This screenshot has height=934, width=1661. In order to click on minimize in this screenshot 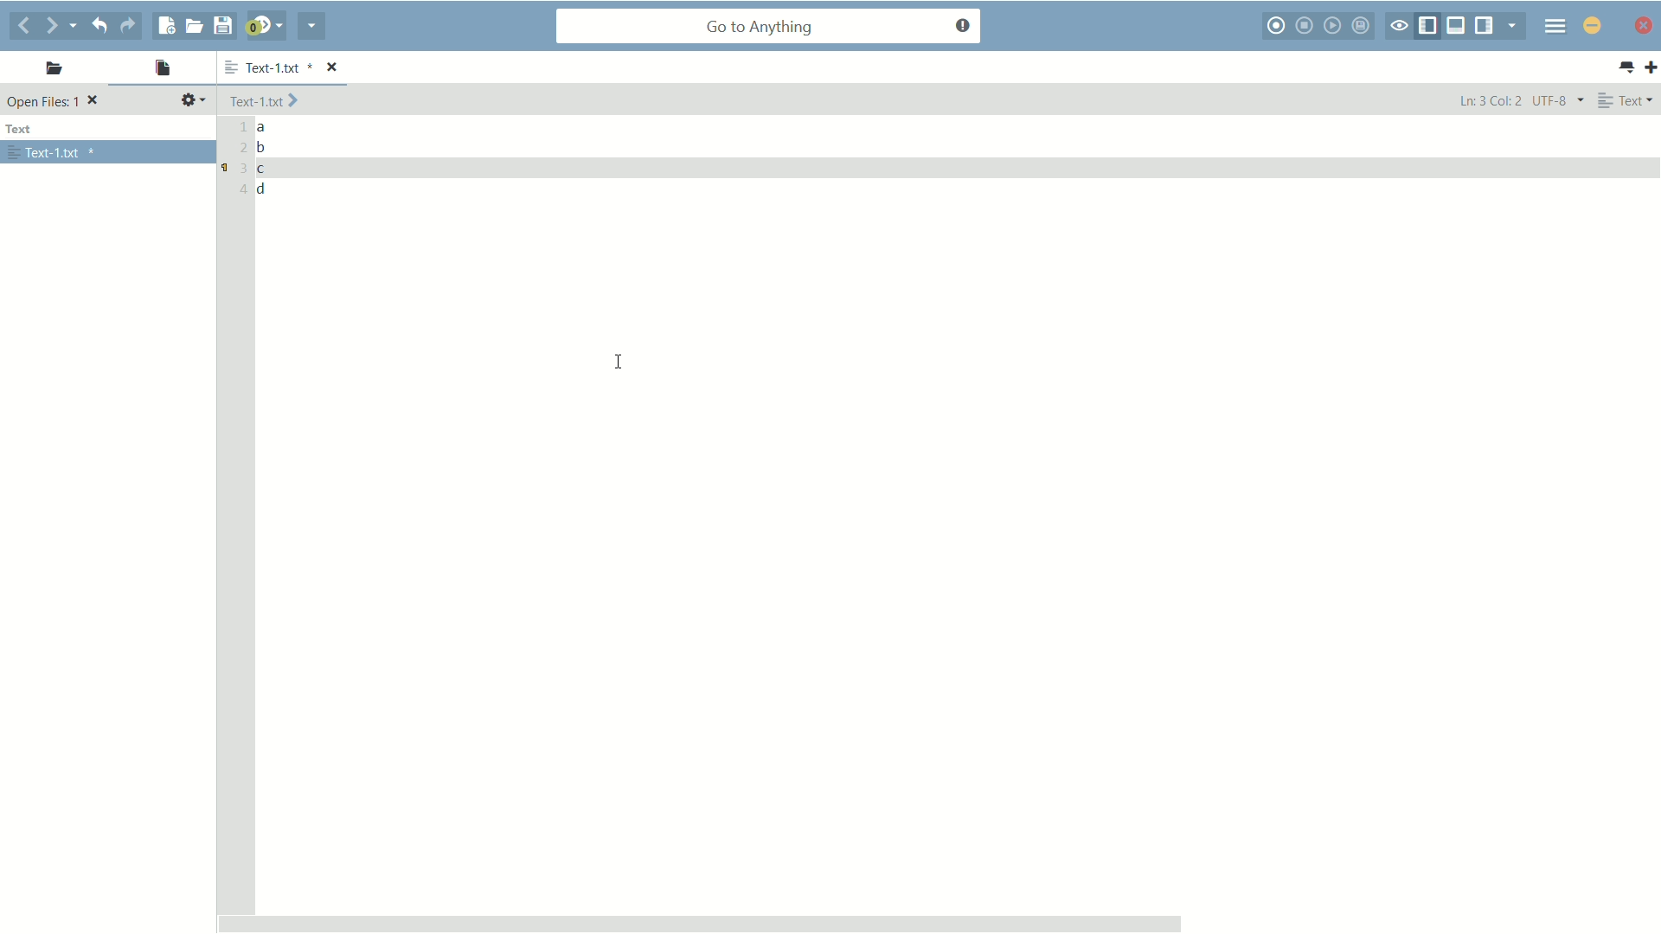, I will do `click(1644, 28)`.